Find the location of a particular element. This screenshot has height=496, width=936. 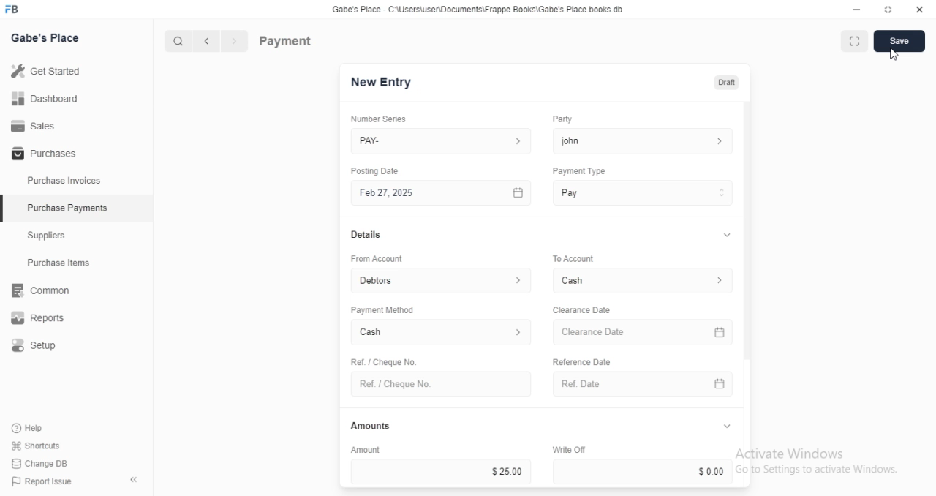

Change DB is located at coordinates (38, 462).